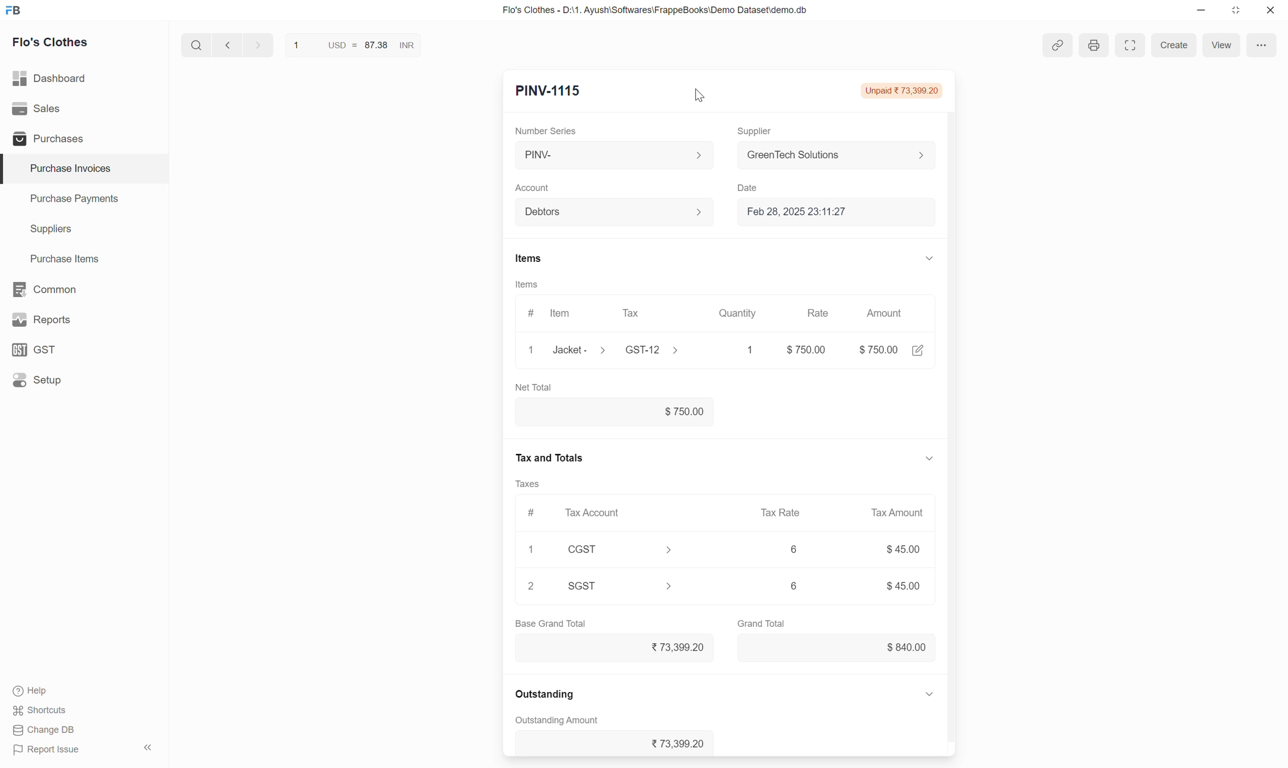  What do you see at coordinates (227, 45) in the screenshot?
I see `Previous` at bounding box center [227, 45].